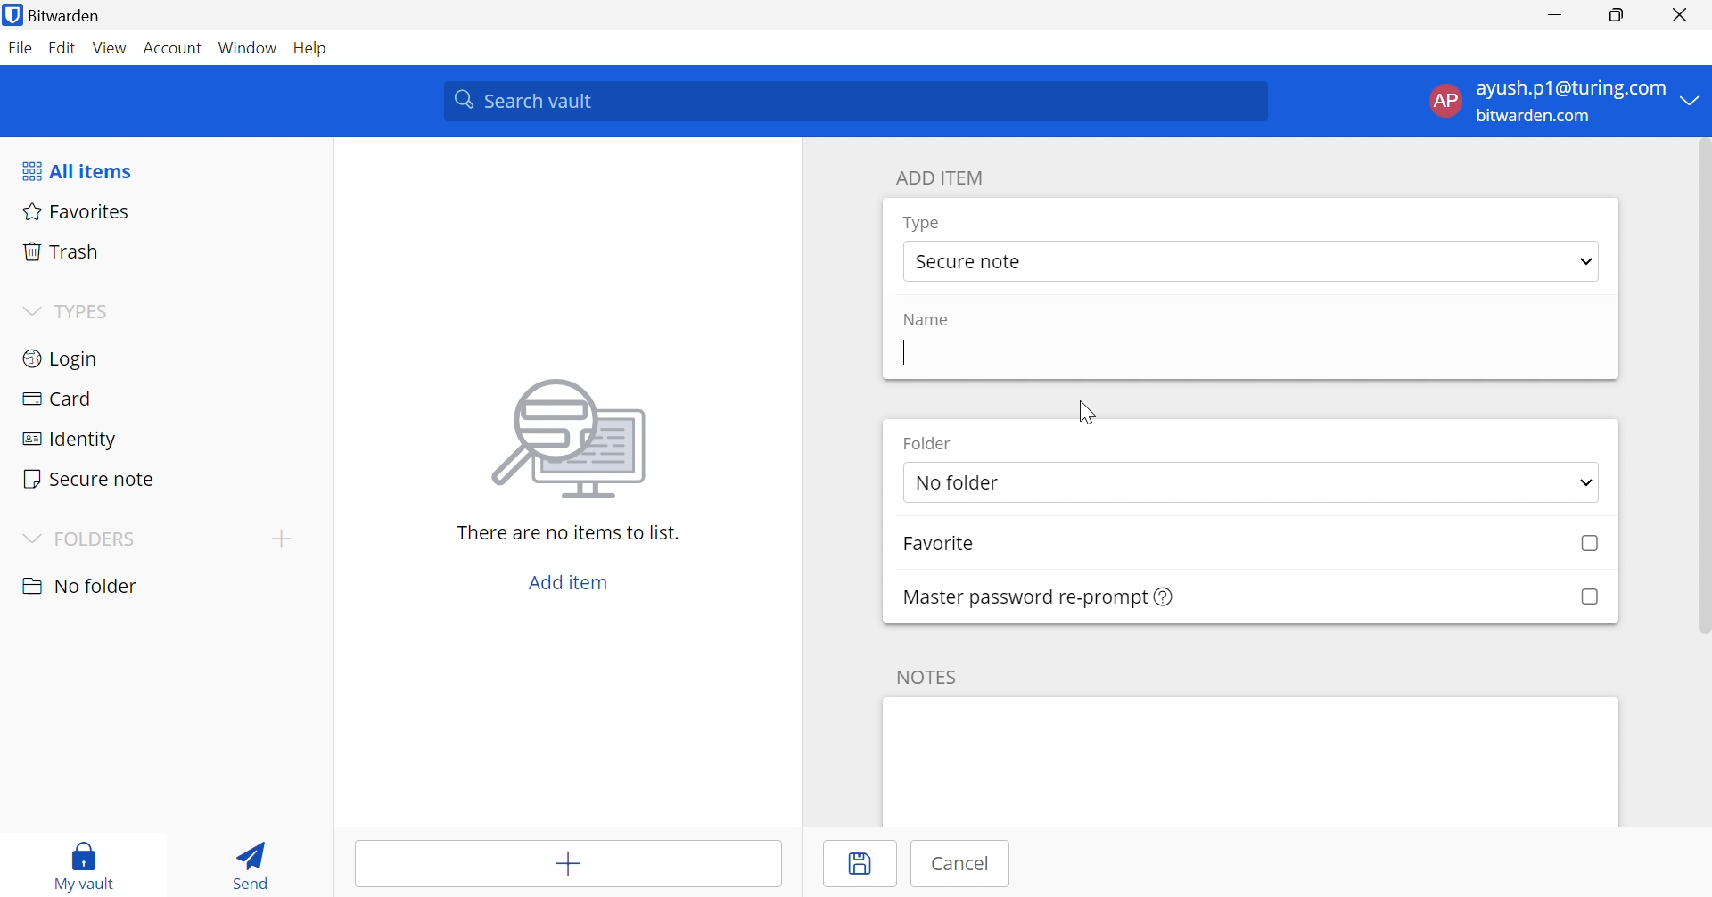 This screenshot has height=897, width=1712. What do you see at coordinates (167, 251) in the screenshot?
I see `Trash` at bounding box center [167, 251].